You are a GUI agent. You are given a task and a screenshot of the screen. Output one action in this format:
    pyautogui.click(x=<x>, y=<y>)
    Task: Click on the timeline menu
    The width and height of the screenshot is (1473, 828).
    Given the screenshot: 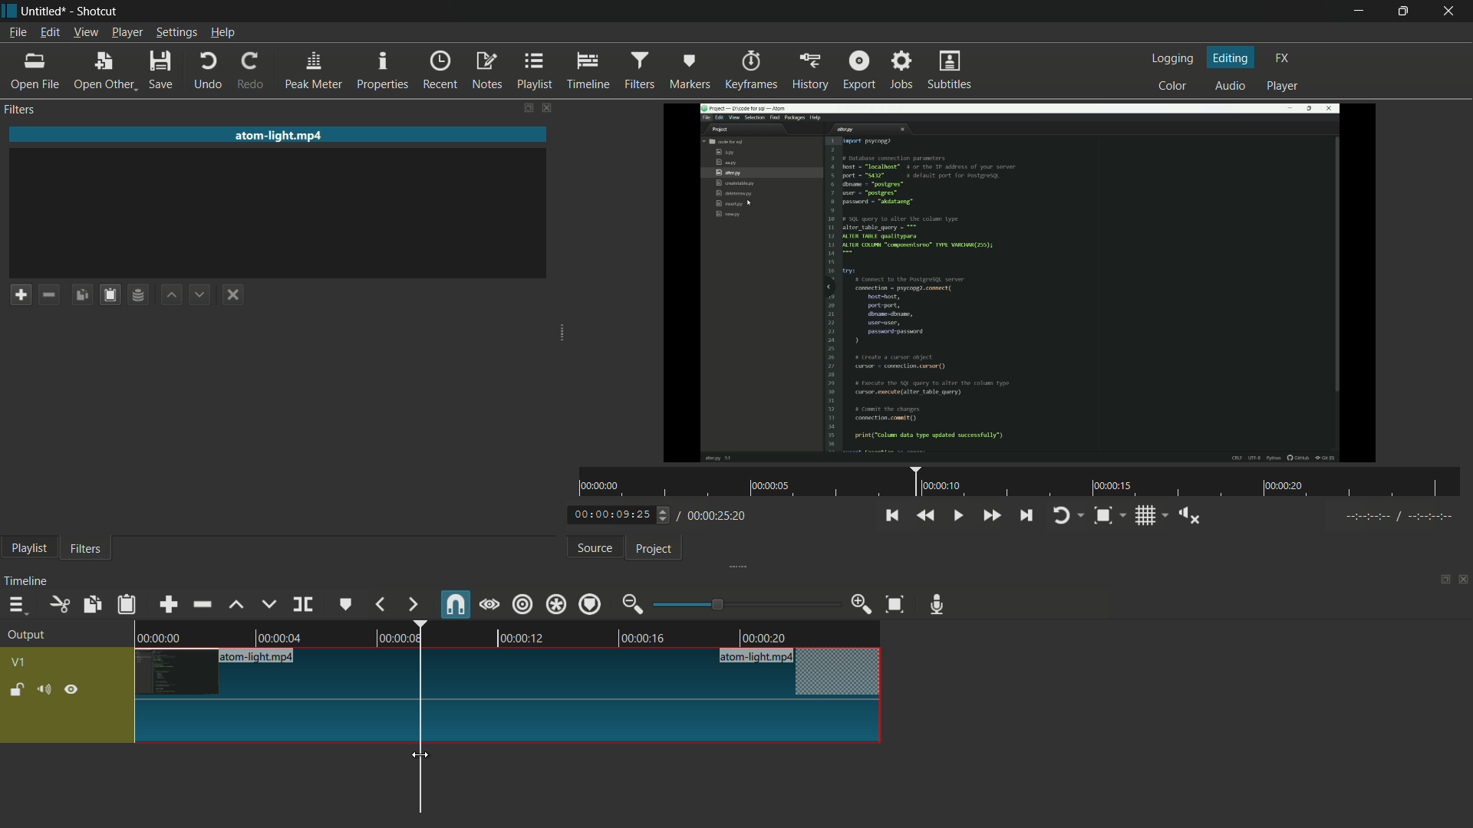 What is the action you would take?
    pyautogui.click(x=16, y=604)
    